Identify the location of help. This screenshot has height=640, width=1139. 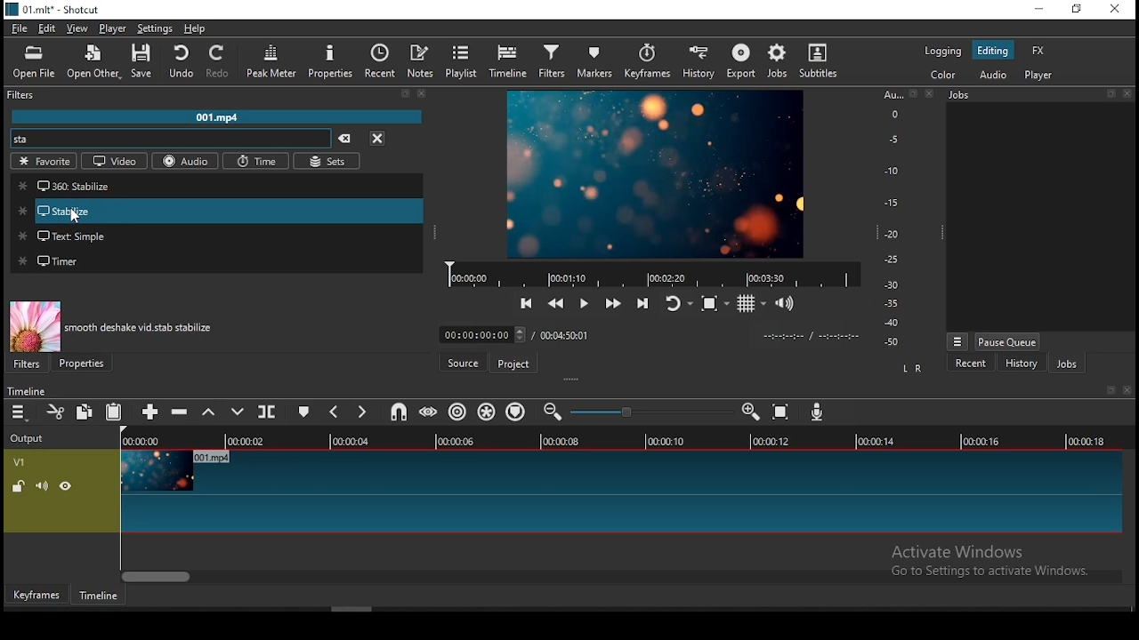
(198, 28).